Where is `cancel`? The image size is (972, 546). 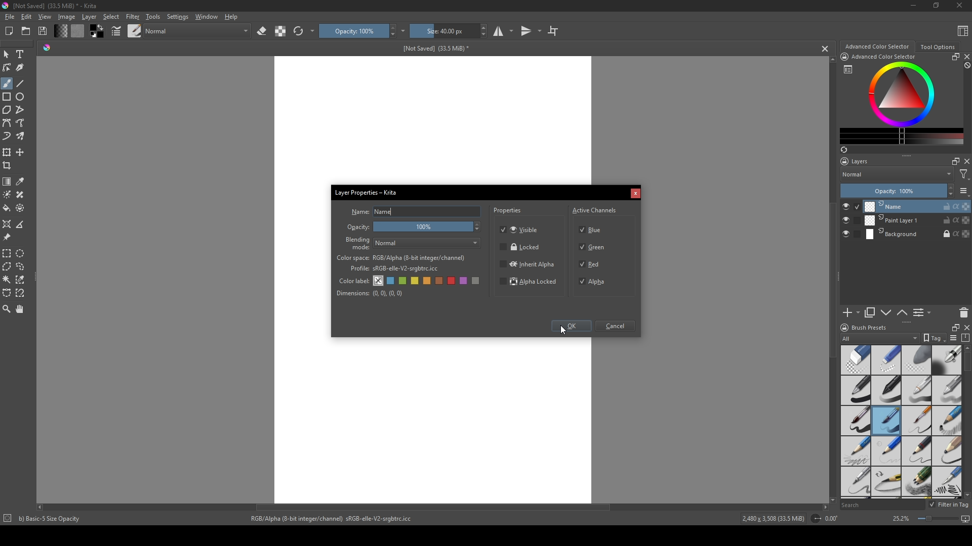
cancel is located at coordinates (826, 49).